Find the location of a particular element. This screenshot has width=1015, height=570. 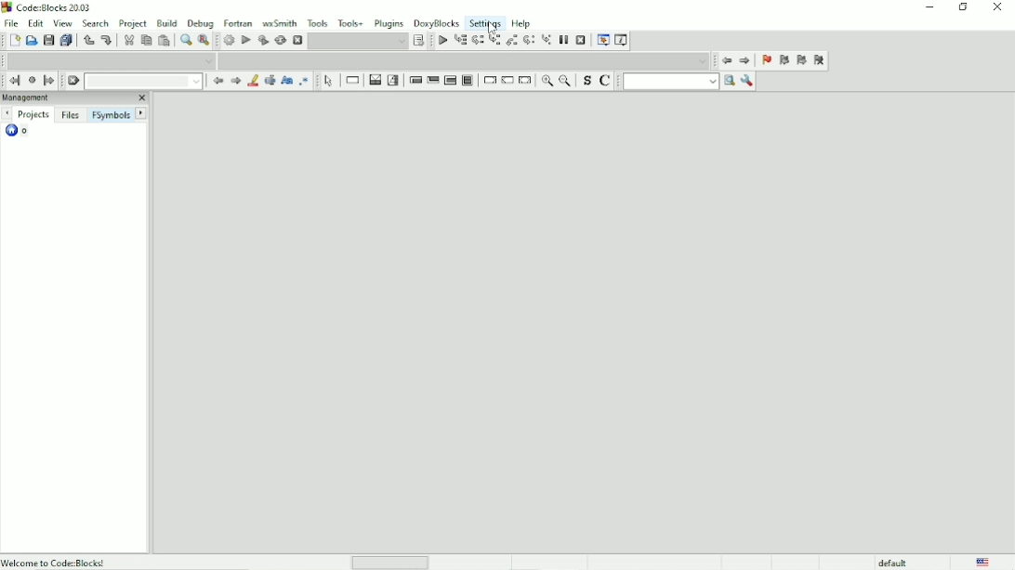

File is located at coordinates (11, 22).